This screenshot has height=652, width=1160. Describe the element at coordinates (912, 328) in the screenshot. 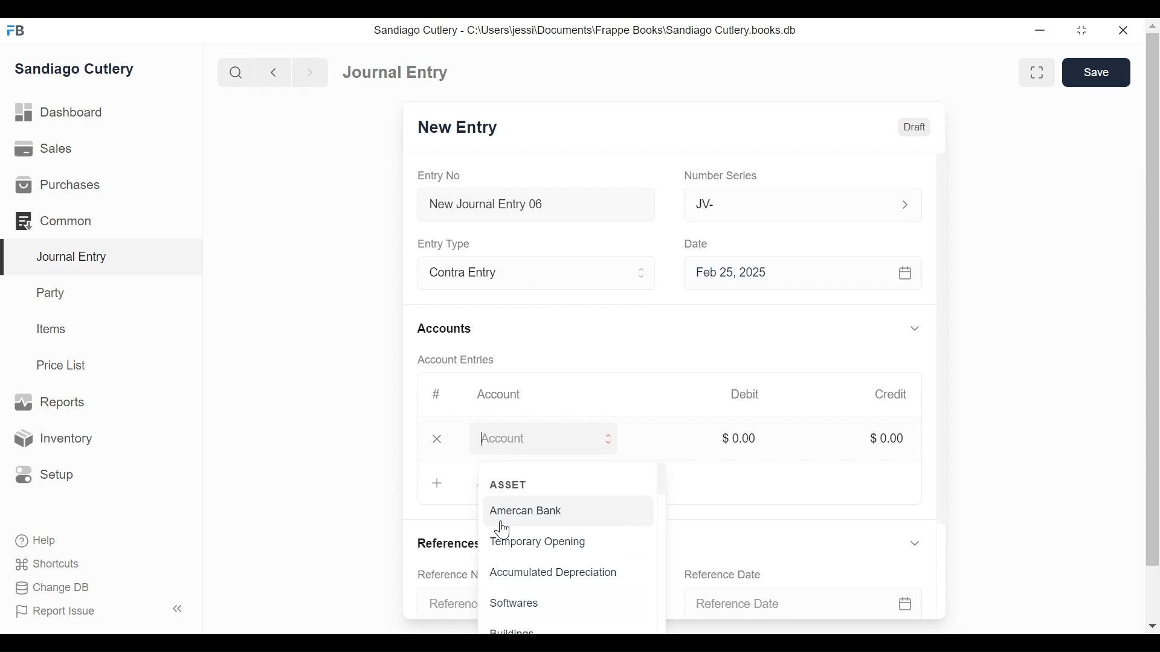

I see `Expand` at that location.